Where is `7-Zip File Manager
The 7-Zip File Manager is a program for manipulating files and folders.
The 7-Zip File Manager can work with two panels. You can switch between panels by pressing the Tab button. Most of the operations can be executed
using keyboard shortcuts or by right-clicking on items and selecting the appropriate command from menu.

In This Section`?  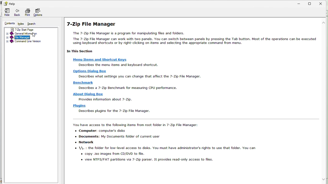 7-Zip File Manager
The 7-Zip File Manager is a program for manipulating files and folders.
The 7-Zip File Manager can work with two panels. You can switch between panels by pressing the Tab button. Most of the operations can be executed
using keyboard shortcuts or by right-clicking on items and selecting the appropriate command from menu.

In This Section is located at coordinates (191, 38).